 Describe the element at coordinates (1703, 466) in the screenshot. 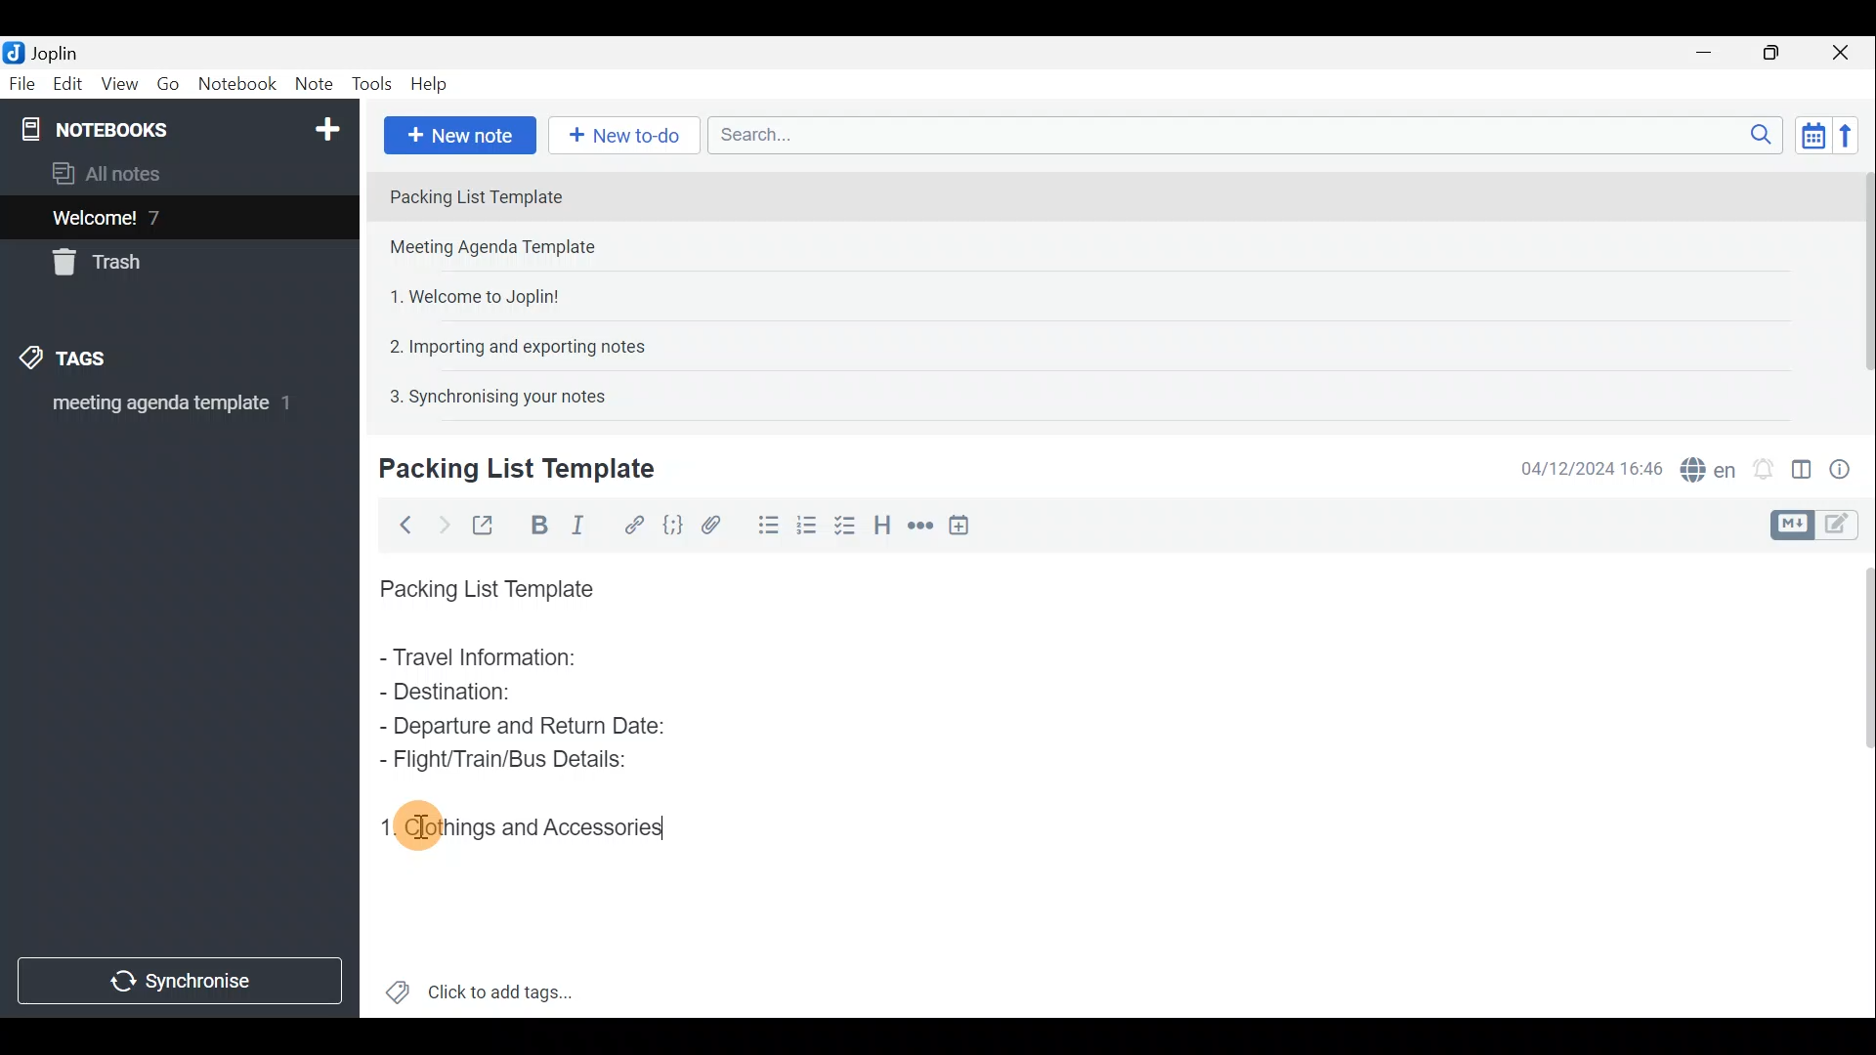

I see `Spell checker` at that location.